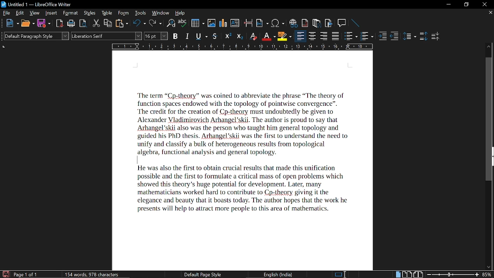  What do you see at coordinates (268, 36) in the screenshot?
I see `Underline` at bounding box center [268, 36].